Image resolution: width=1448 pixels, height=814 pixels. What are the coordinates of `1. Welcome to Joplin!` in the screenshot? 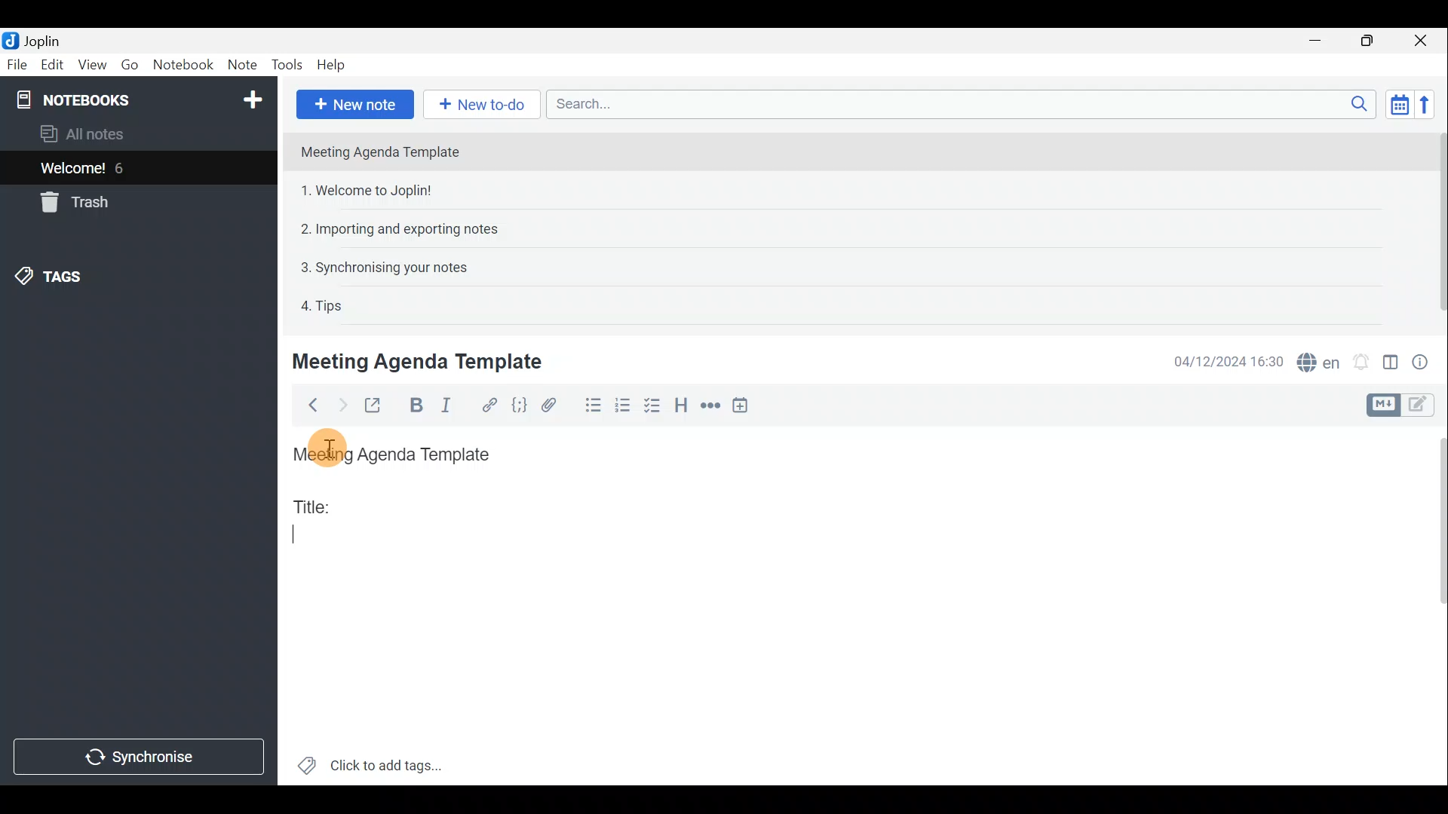 It's located at (371, 190).